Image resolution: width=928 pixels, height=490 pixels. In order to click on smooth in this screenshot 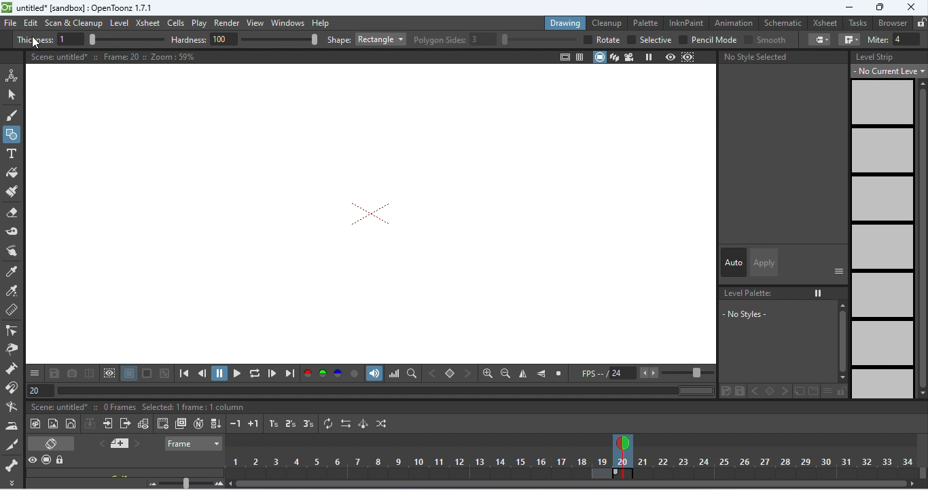, I will do `click(763, 40)`.